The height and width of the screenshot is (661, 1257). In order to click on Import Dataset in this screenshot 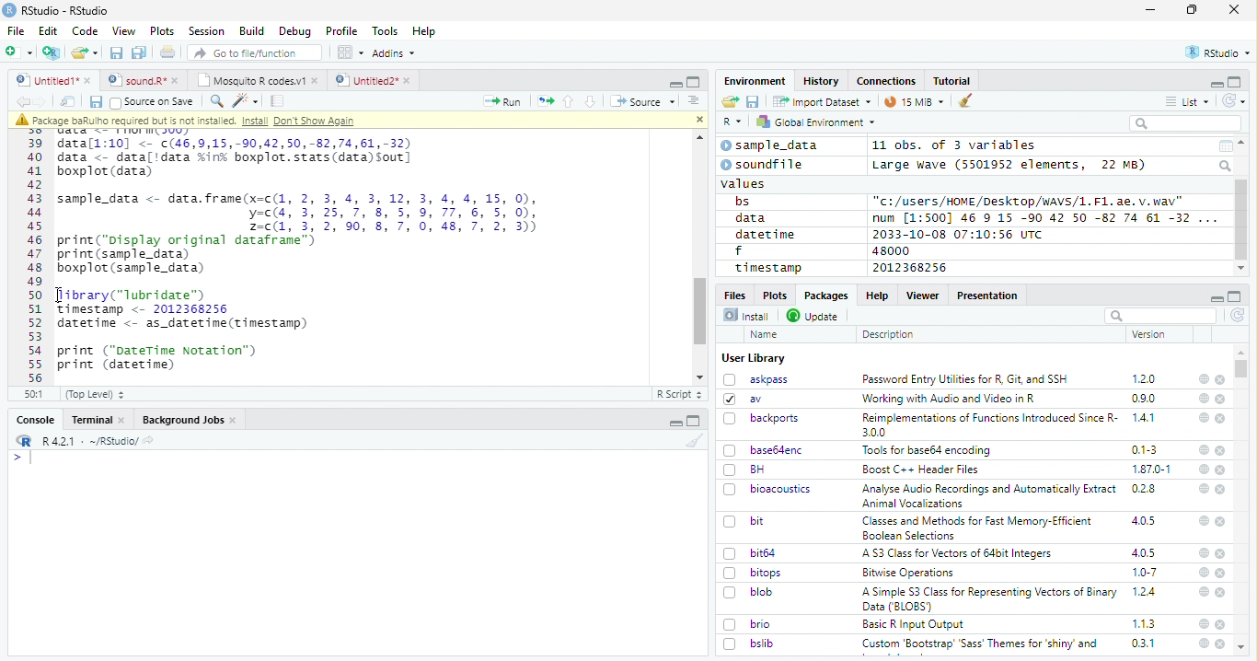, I will do `click(822, 101)`.